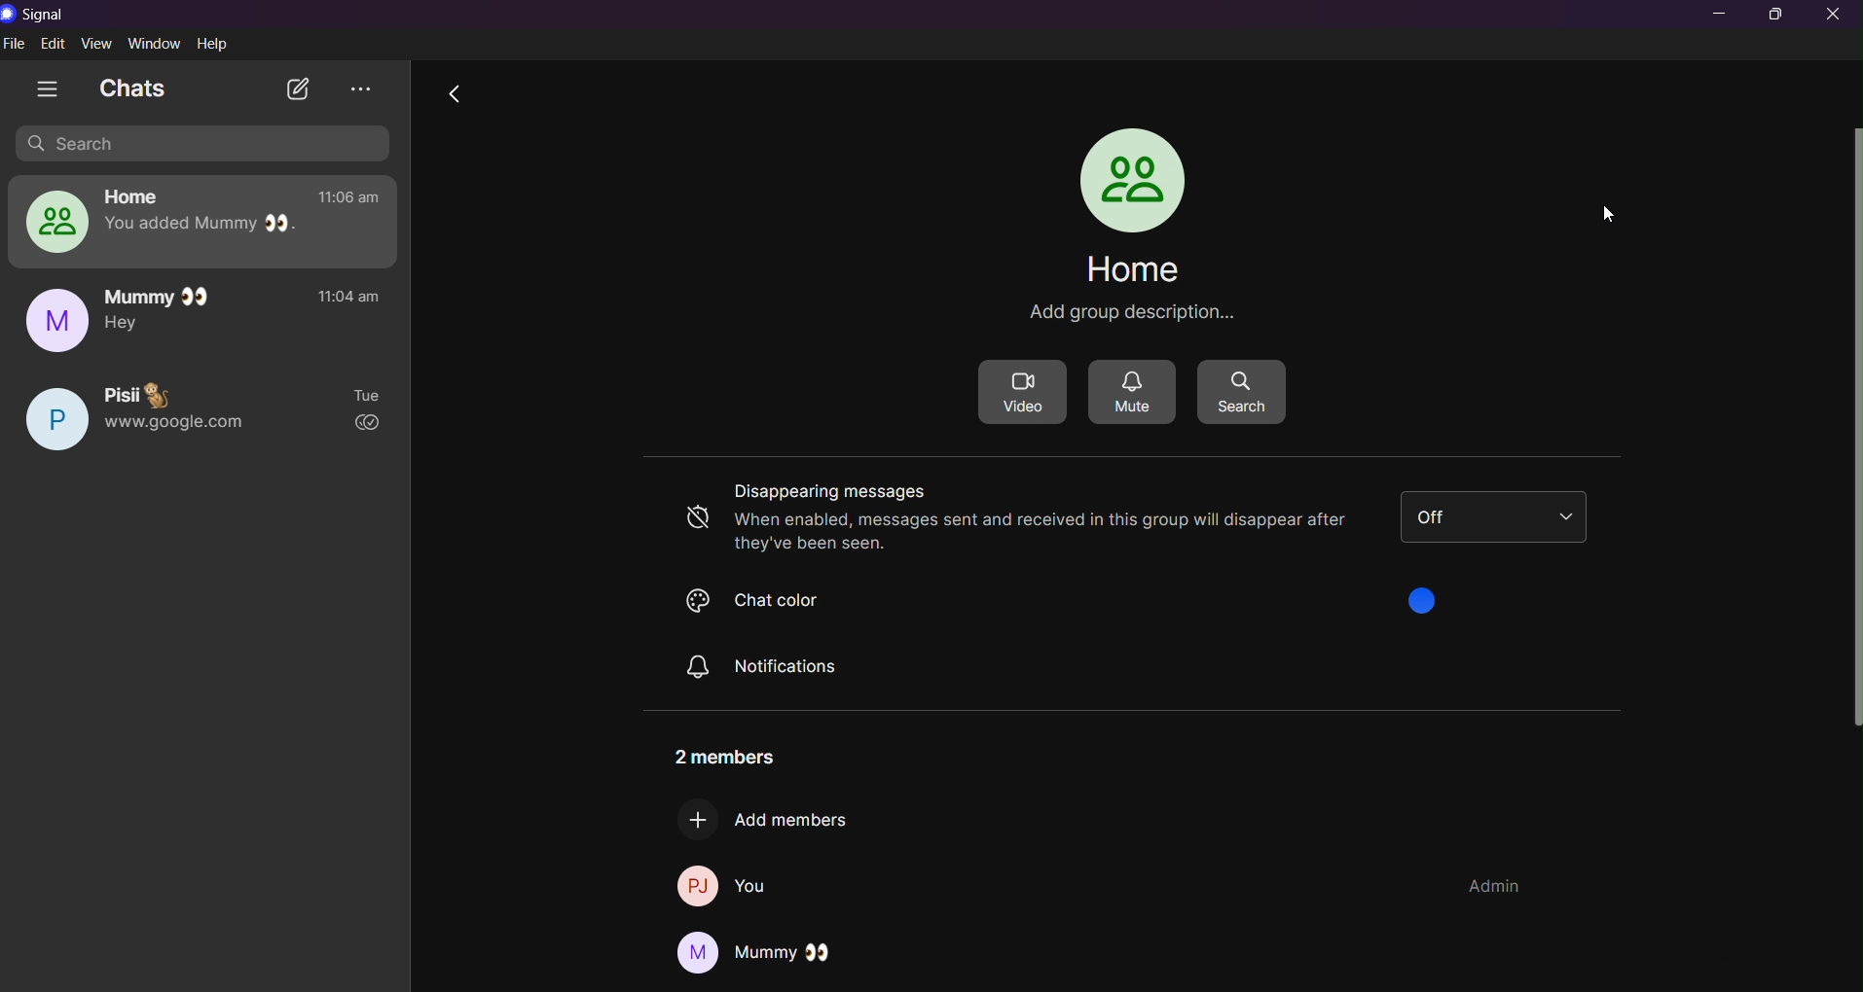 This screenshot has height=992, width=1863. Describe the element at coordinates (1133, 270) in the screenshot. I see `group name` at that location.